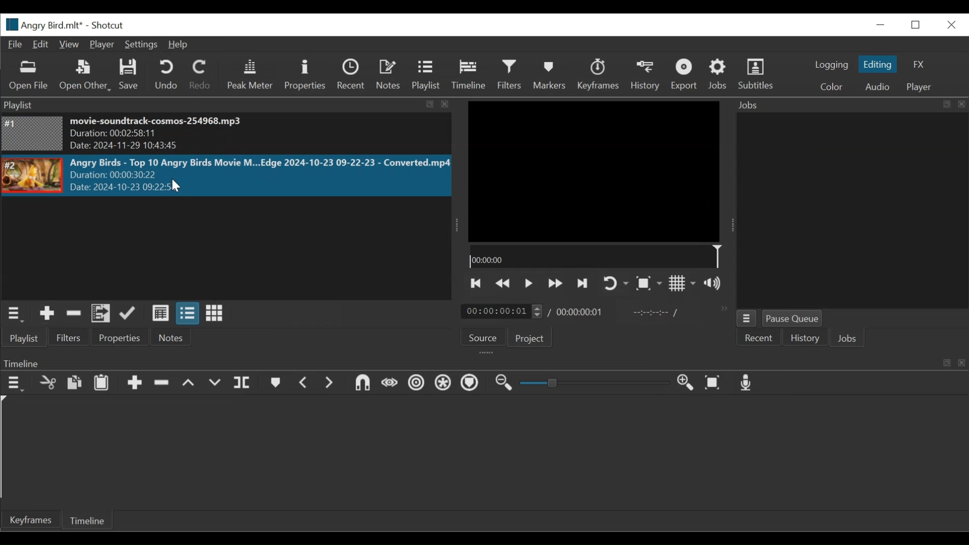 The height and width of the screenshot is (545, 969). Describe the element at coordinates (650, 284) in the screenshot. I see `Toggle Zoom` at that location.